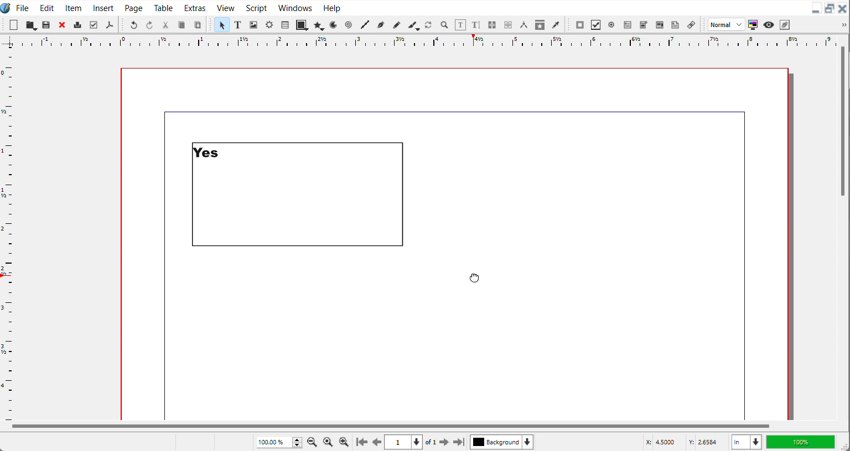  Describe the element at coordinates (785, 24) in the screenshot. I see `Edit in preview mode` at that location.